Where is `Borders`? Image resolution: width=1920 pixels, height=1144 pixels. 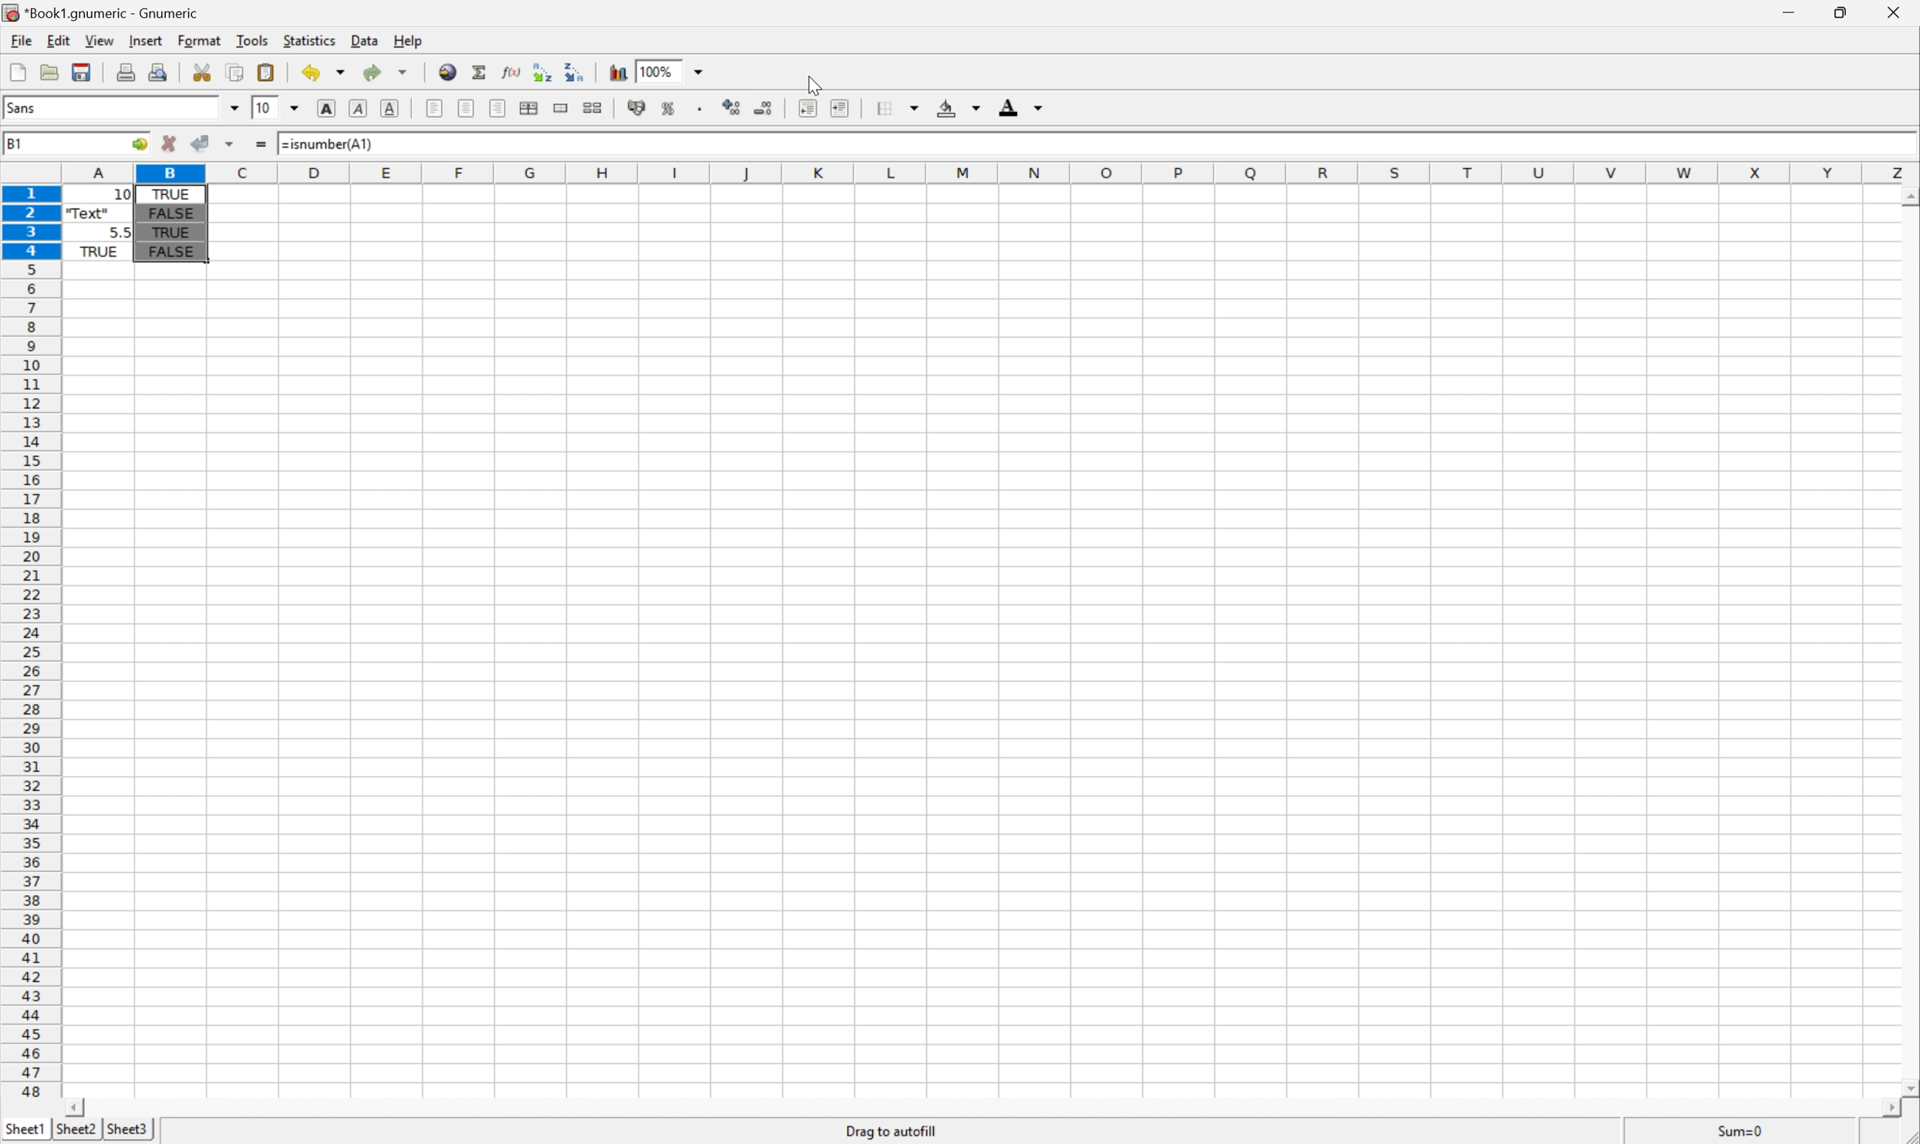 Borders is located at coordinates (897, 107).